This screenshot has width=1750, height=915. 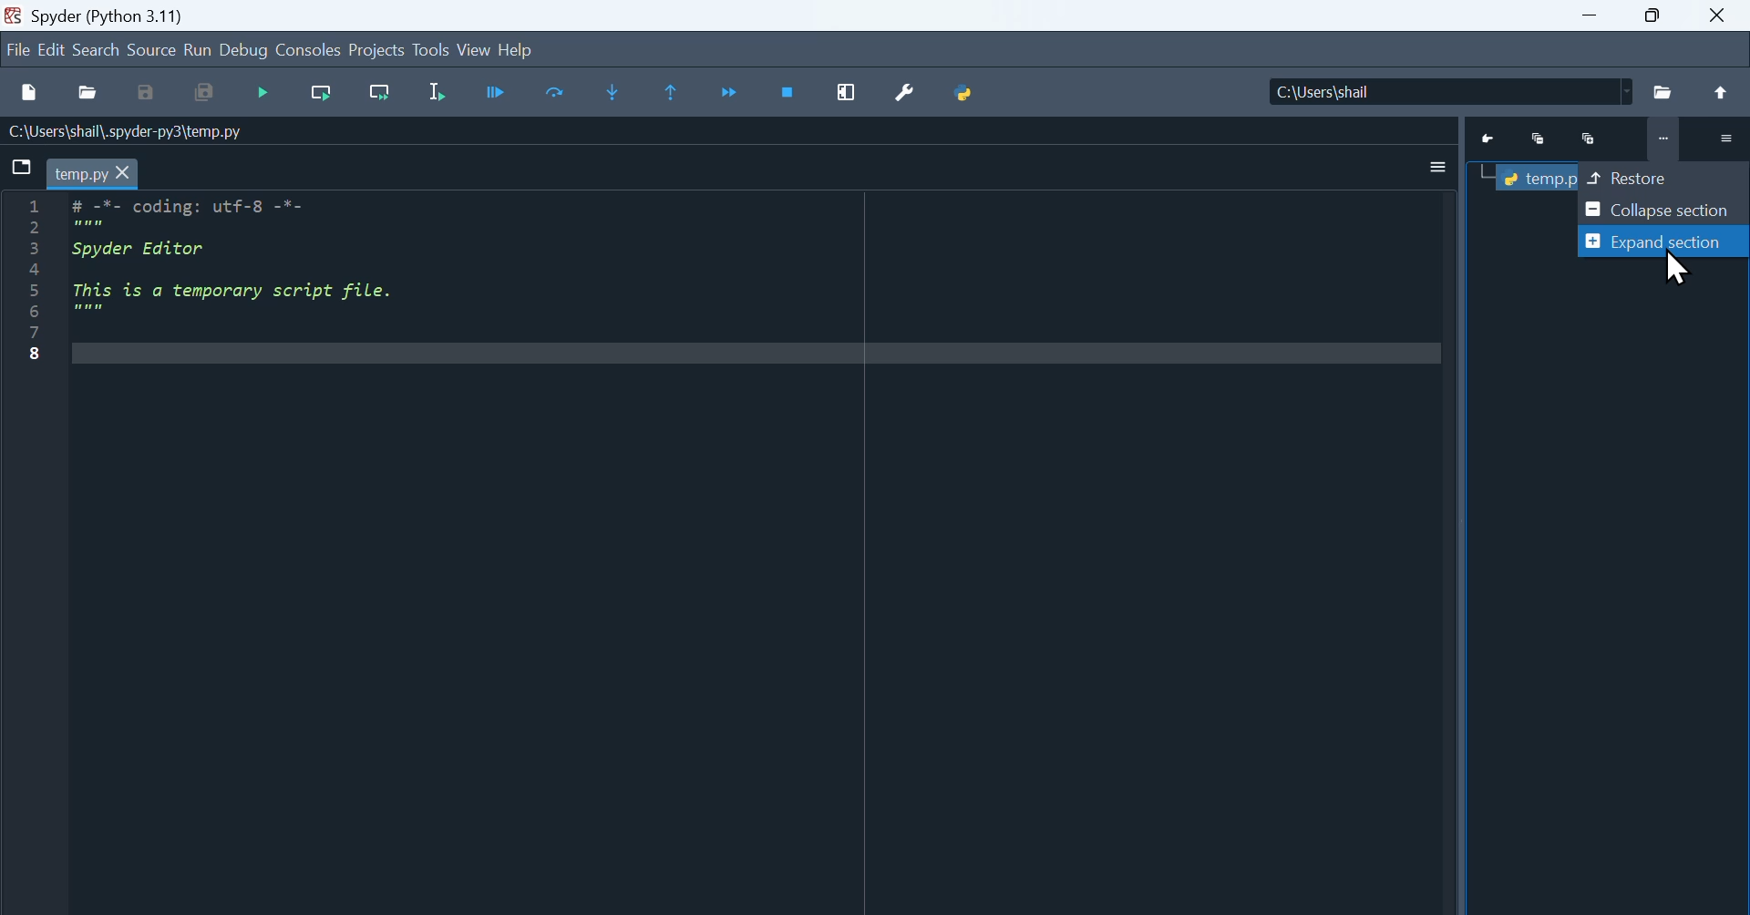 I want to click on Execute until function or method return, so click(x=673, y=94).